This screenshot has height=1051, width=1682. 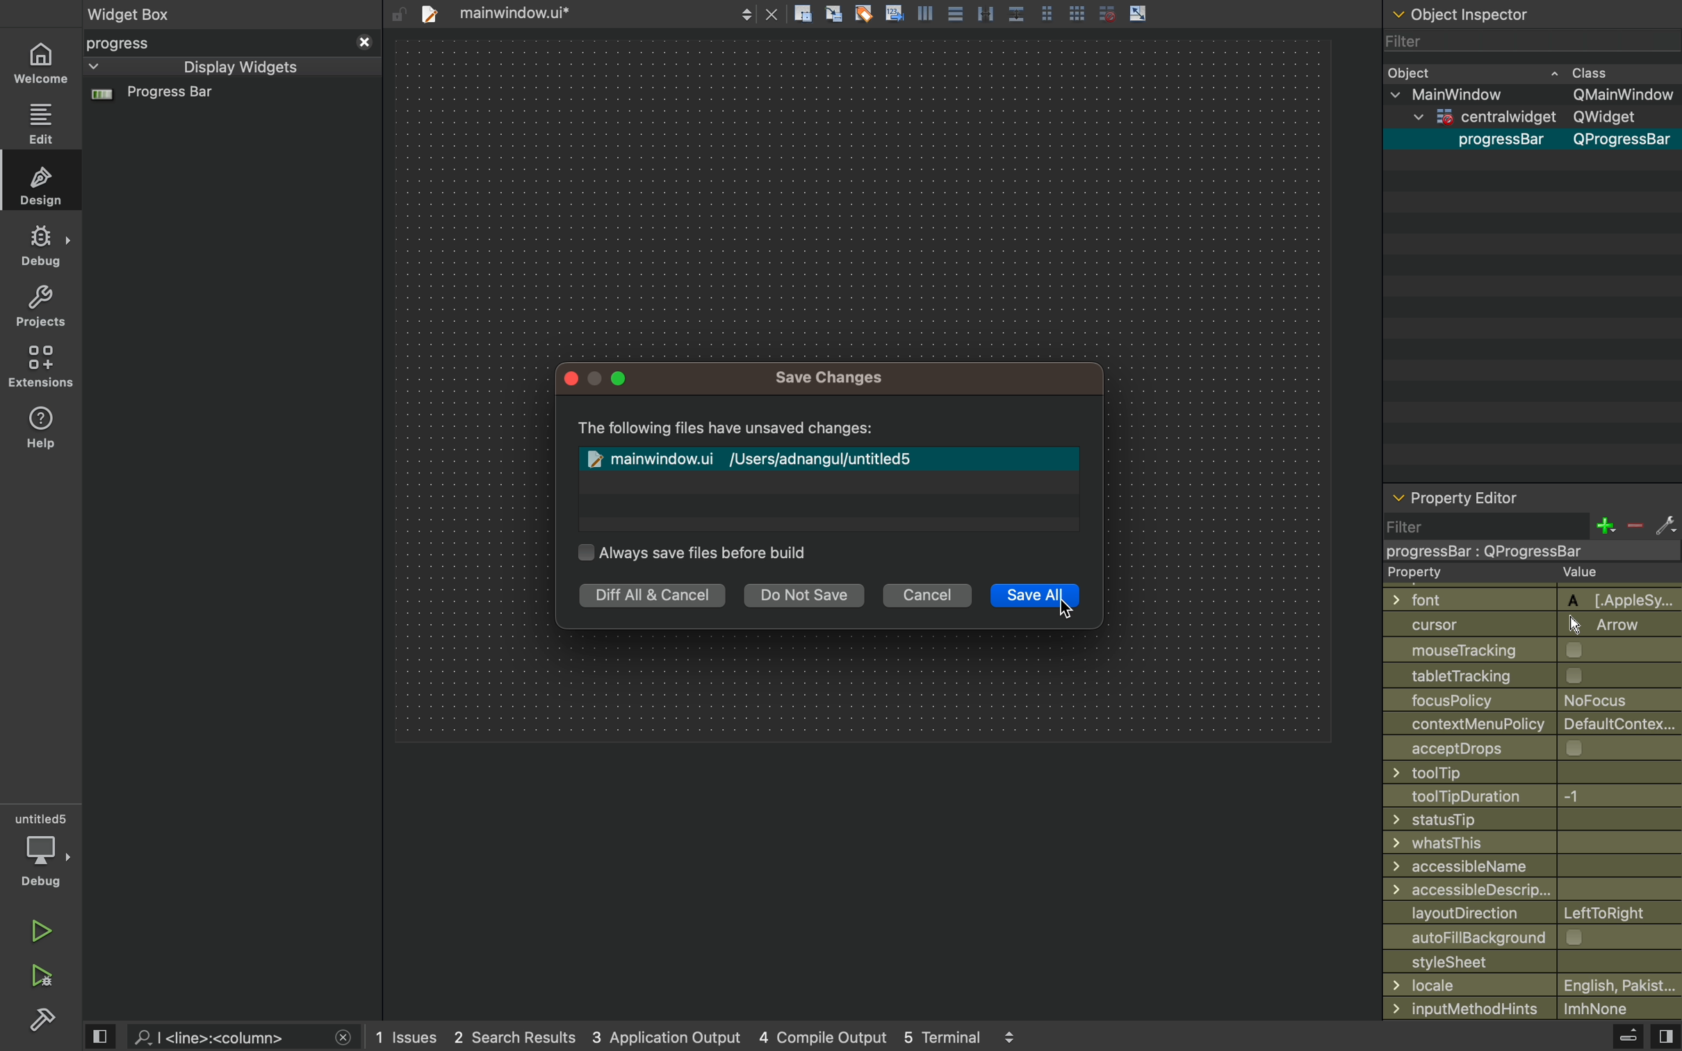 I want to click on search bar, so click(x=241, y=1037).